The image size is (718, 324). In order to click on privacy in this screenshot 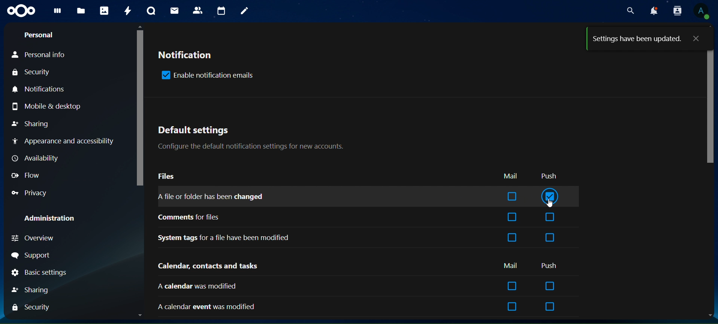, I will do `click(29, 192)`.